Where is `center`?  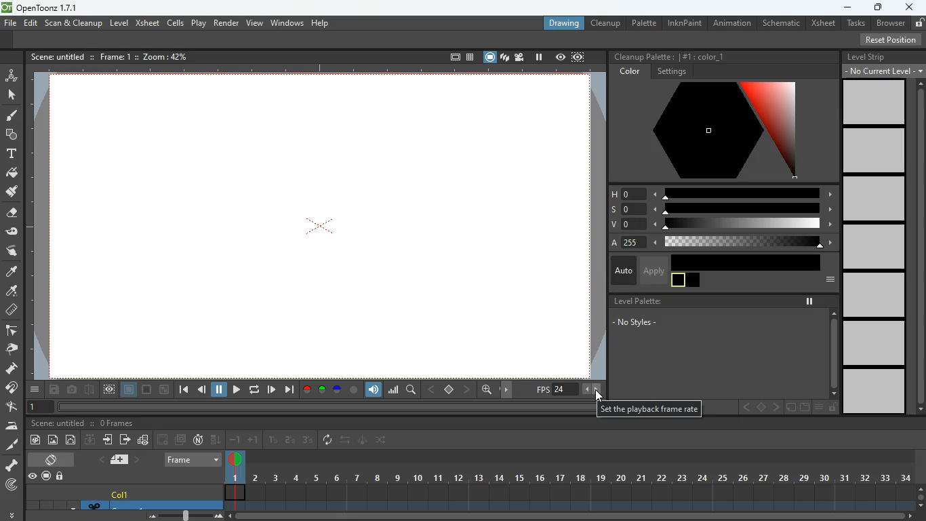
center is located at coordinates (759, 407).